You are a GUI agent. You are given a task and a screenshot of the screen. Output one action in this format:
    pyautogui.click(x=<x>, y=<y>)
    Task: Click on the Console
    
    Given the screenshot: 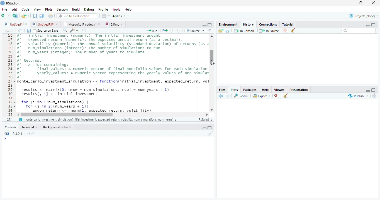 What is the action you would take?
    pyautogui.click(x=108, y=167)
    